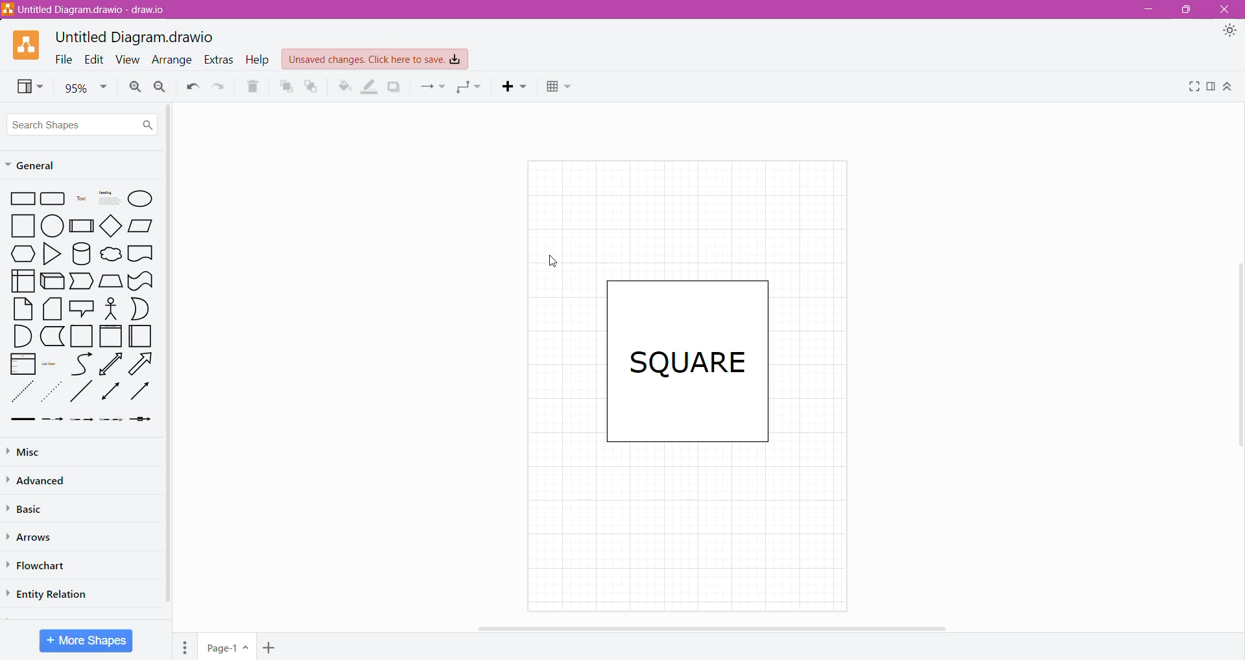 This screenshot has height=660, width=1245. Describe the element at coordinates (86, 641) in the screenshot. I see `More Shapes` at that location.